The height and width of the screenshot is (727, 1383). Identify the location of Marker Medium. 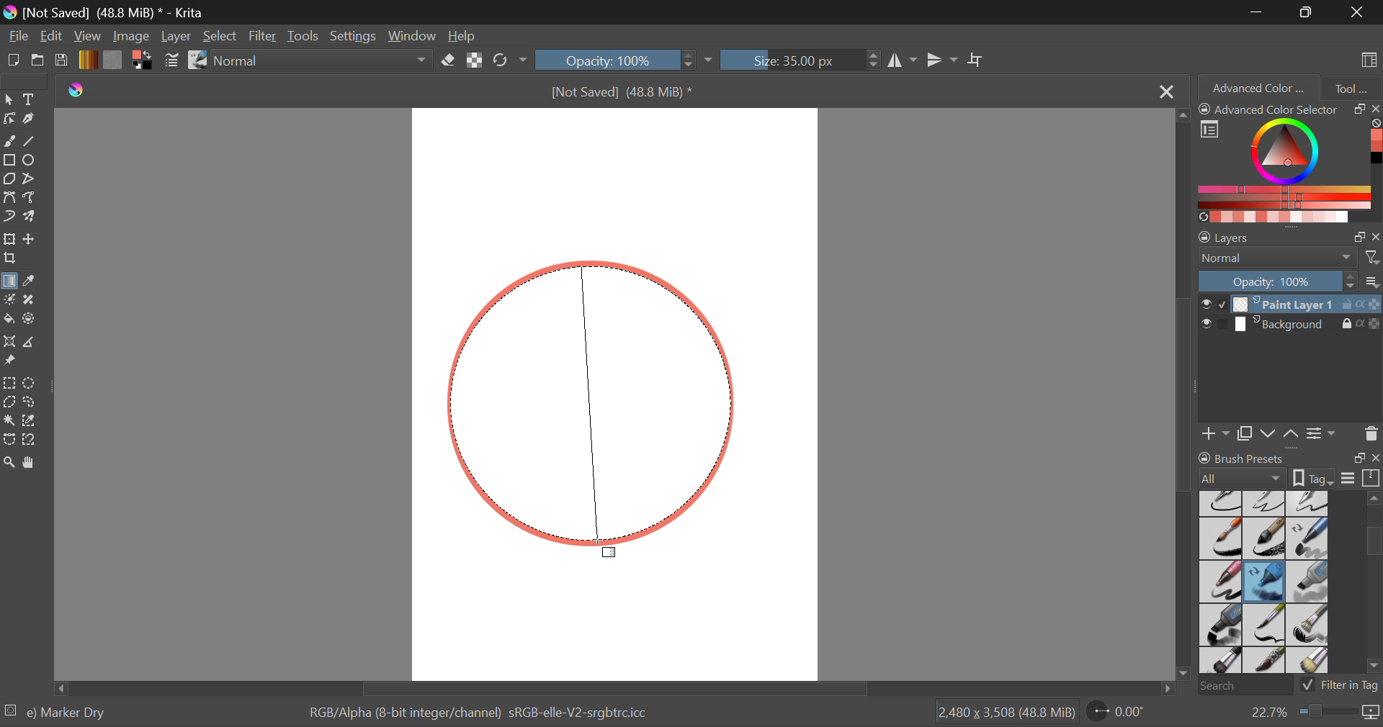
(1309, 582).